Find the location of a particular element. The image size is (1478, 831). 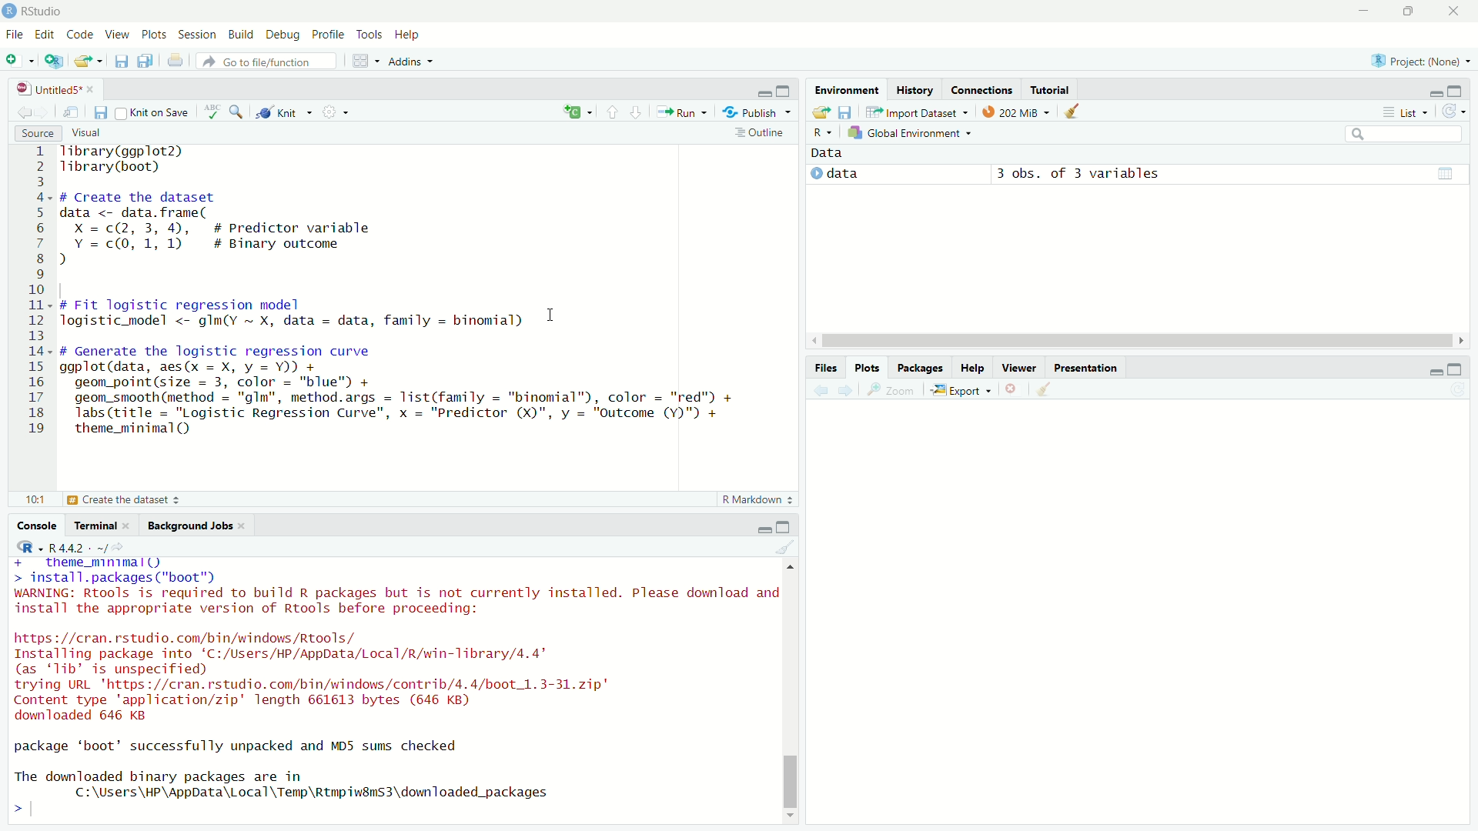

Export is located at coordinates (961, 389).